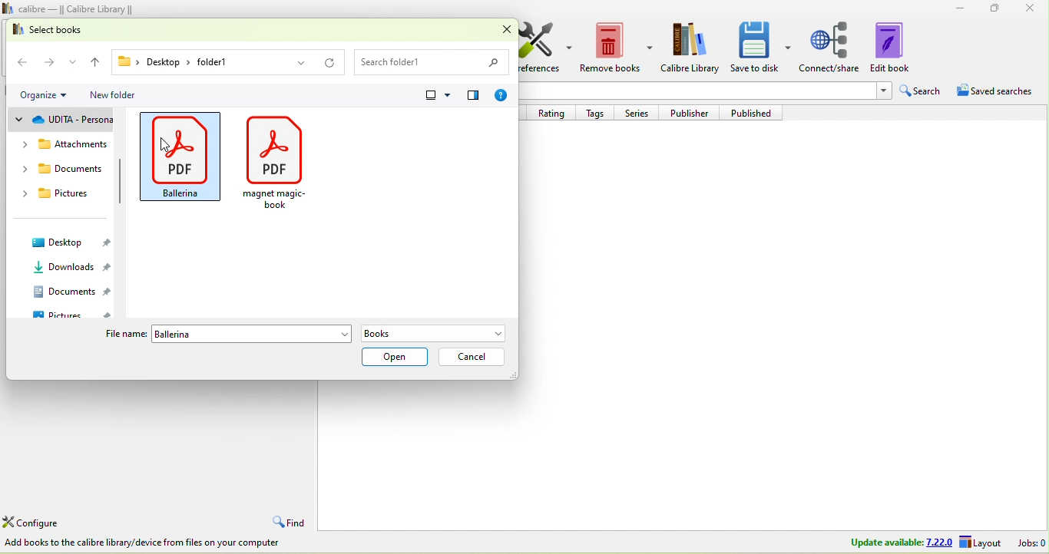  I want to click on layout, so click(982, 542).